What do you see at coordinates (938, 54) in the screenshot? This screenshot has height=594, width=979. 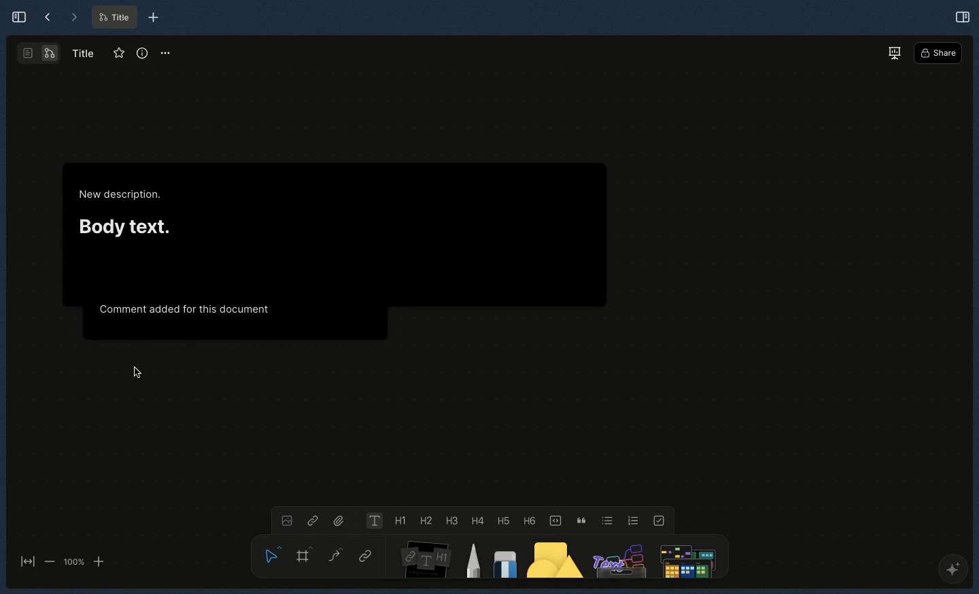 I see `Share` at bounding box center [938, 54].